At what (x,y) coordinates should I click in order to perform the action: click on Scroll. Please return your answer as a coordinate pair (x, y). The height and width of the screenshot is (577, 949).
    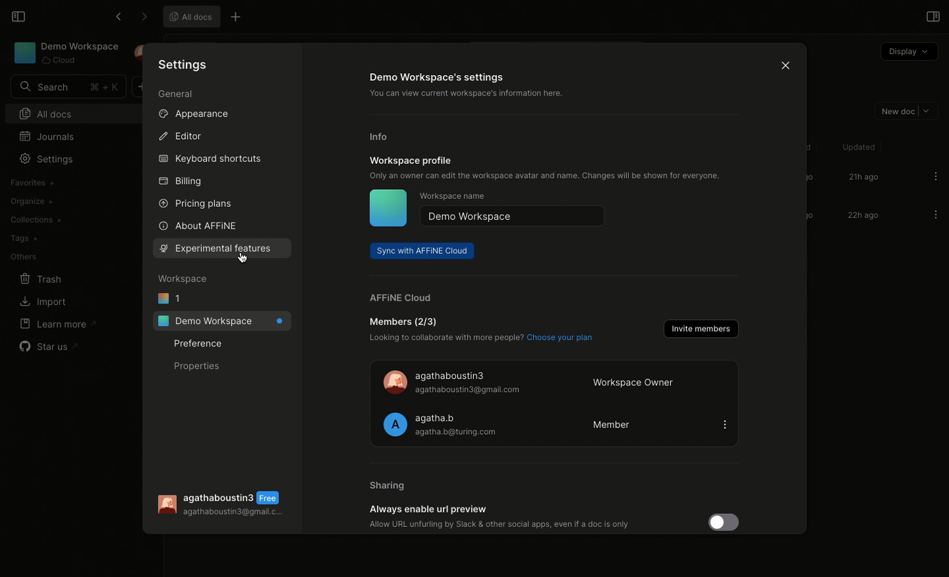
    Looking at the image, I should click on (803, 216).